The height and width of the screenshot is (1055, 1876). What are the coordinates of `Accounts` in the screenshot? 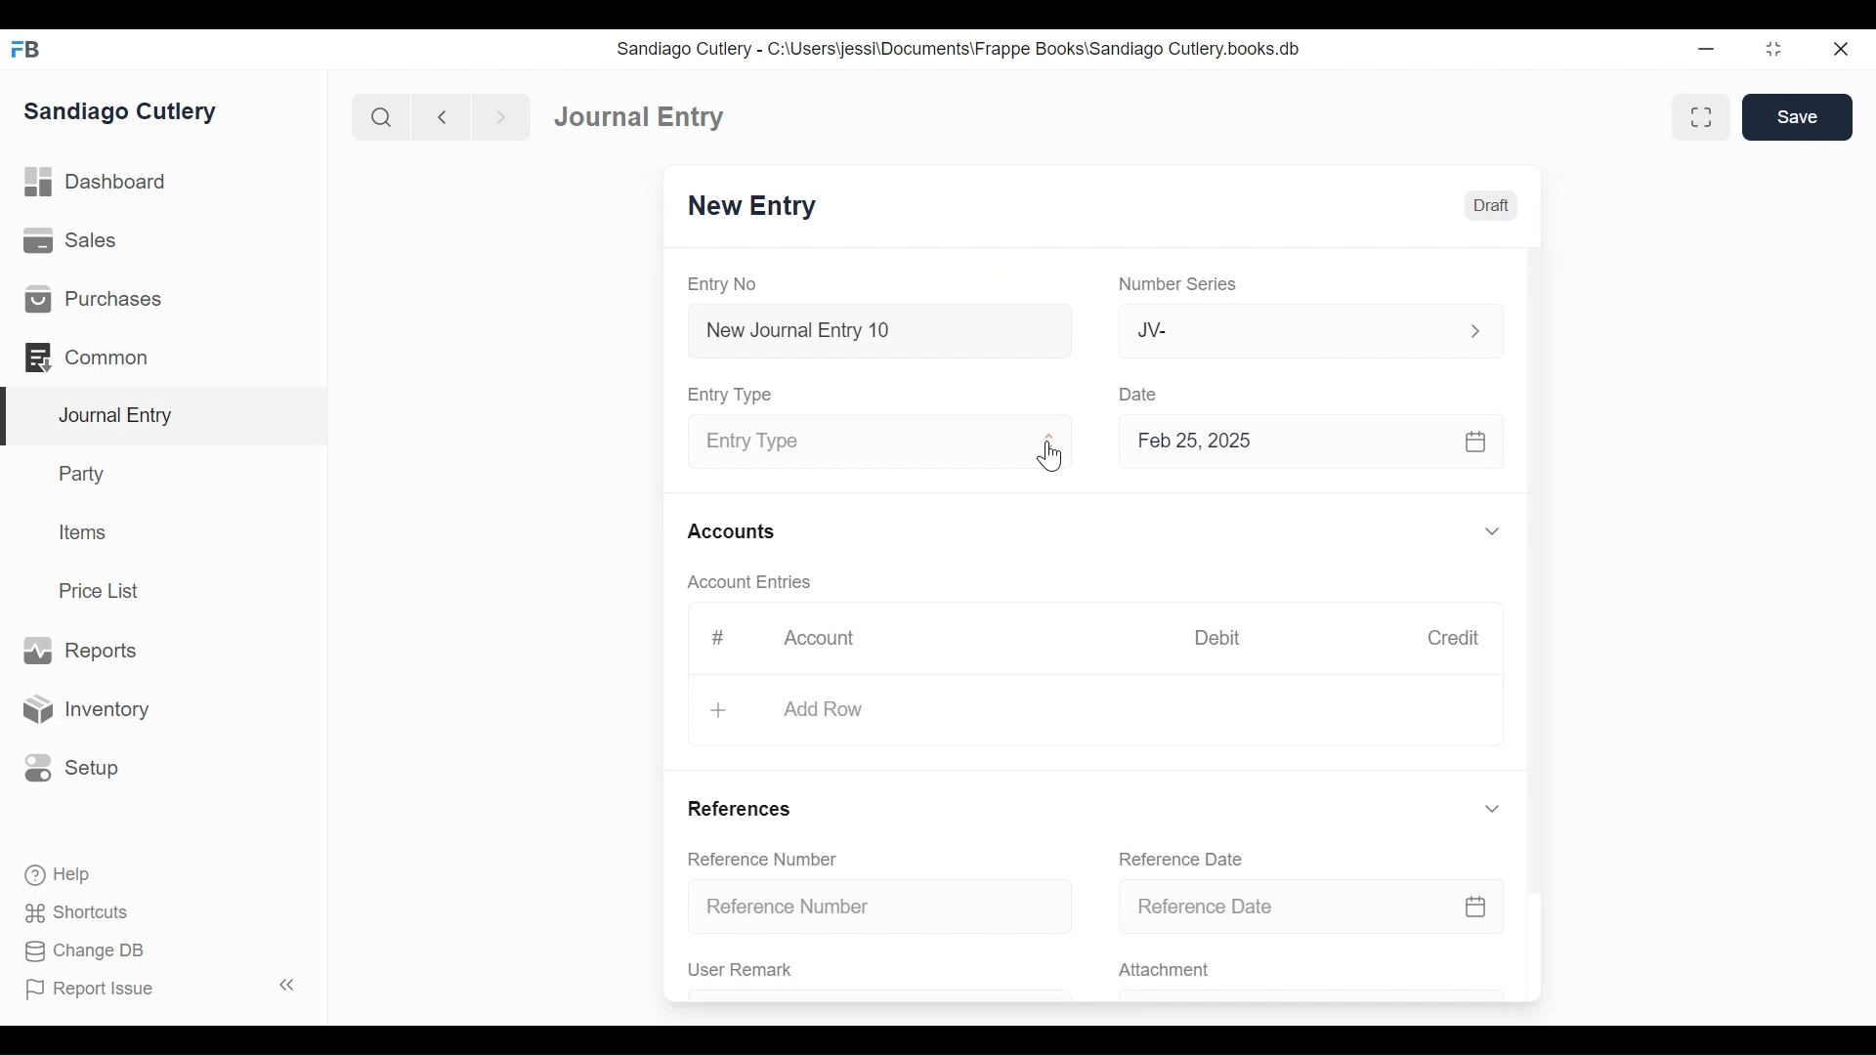 It's located at (735, 531).